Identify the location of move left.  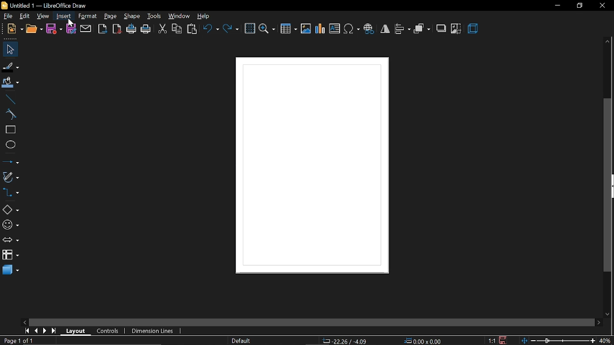
(24, 322).